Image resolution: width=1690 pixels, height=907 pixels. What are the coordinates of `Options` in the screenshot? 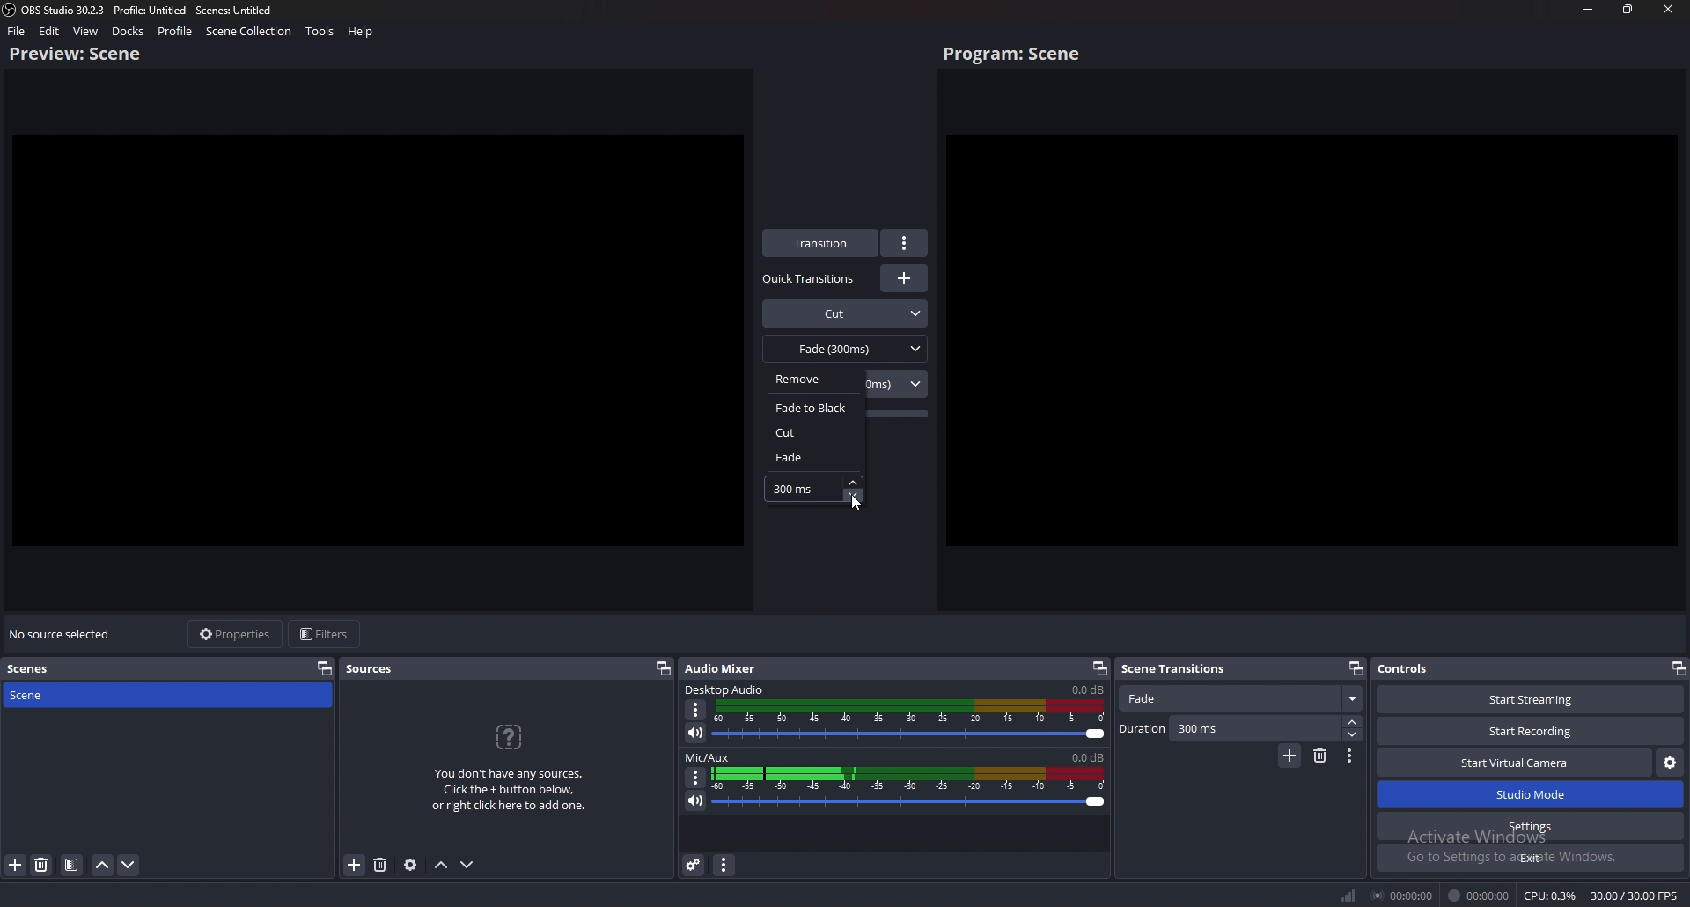 It's located at (1350, 757).